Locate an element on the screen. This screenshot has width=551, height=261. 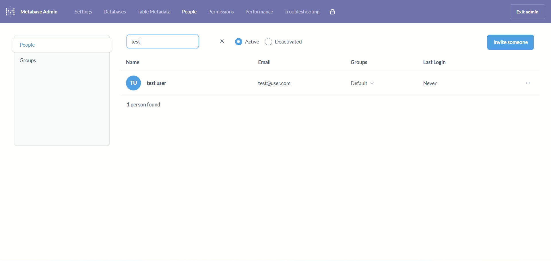
exit admin is located at coordinates (526, 11).